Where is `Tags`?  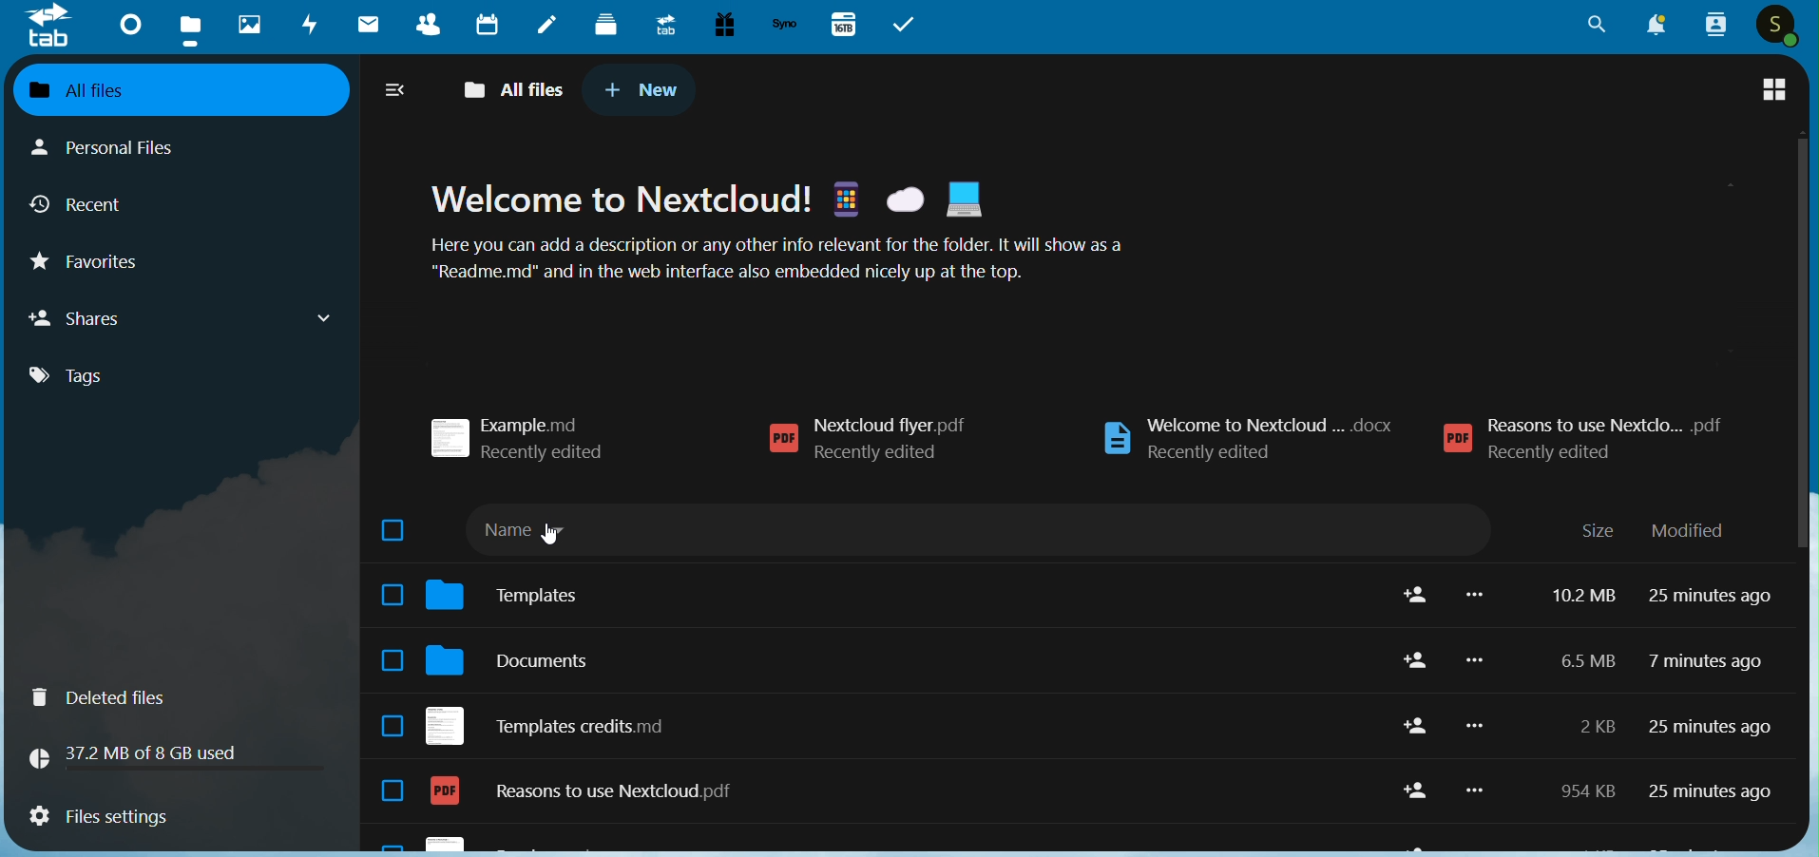 Tags is located at coordinates (156, 377).